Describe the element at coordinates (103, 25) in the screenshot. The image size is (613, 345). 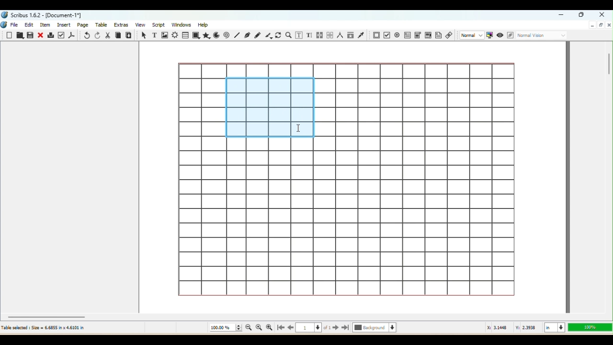
I see `Table` at that location.